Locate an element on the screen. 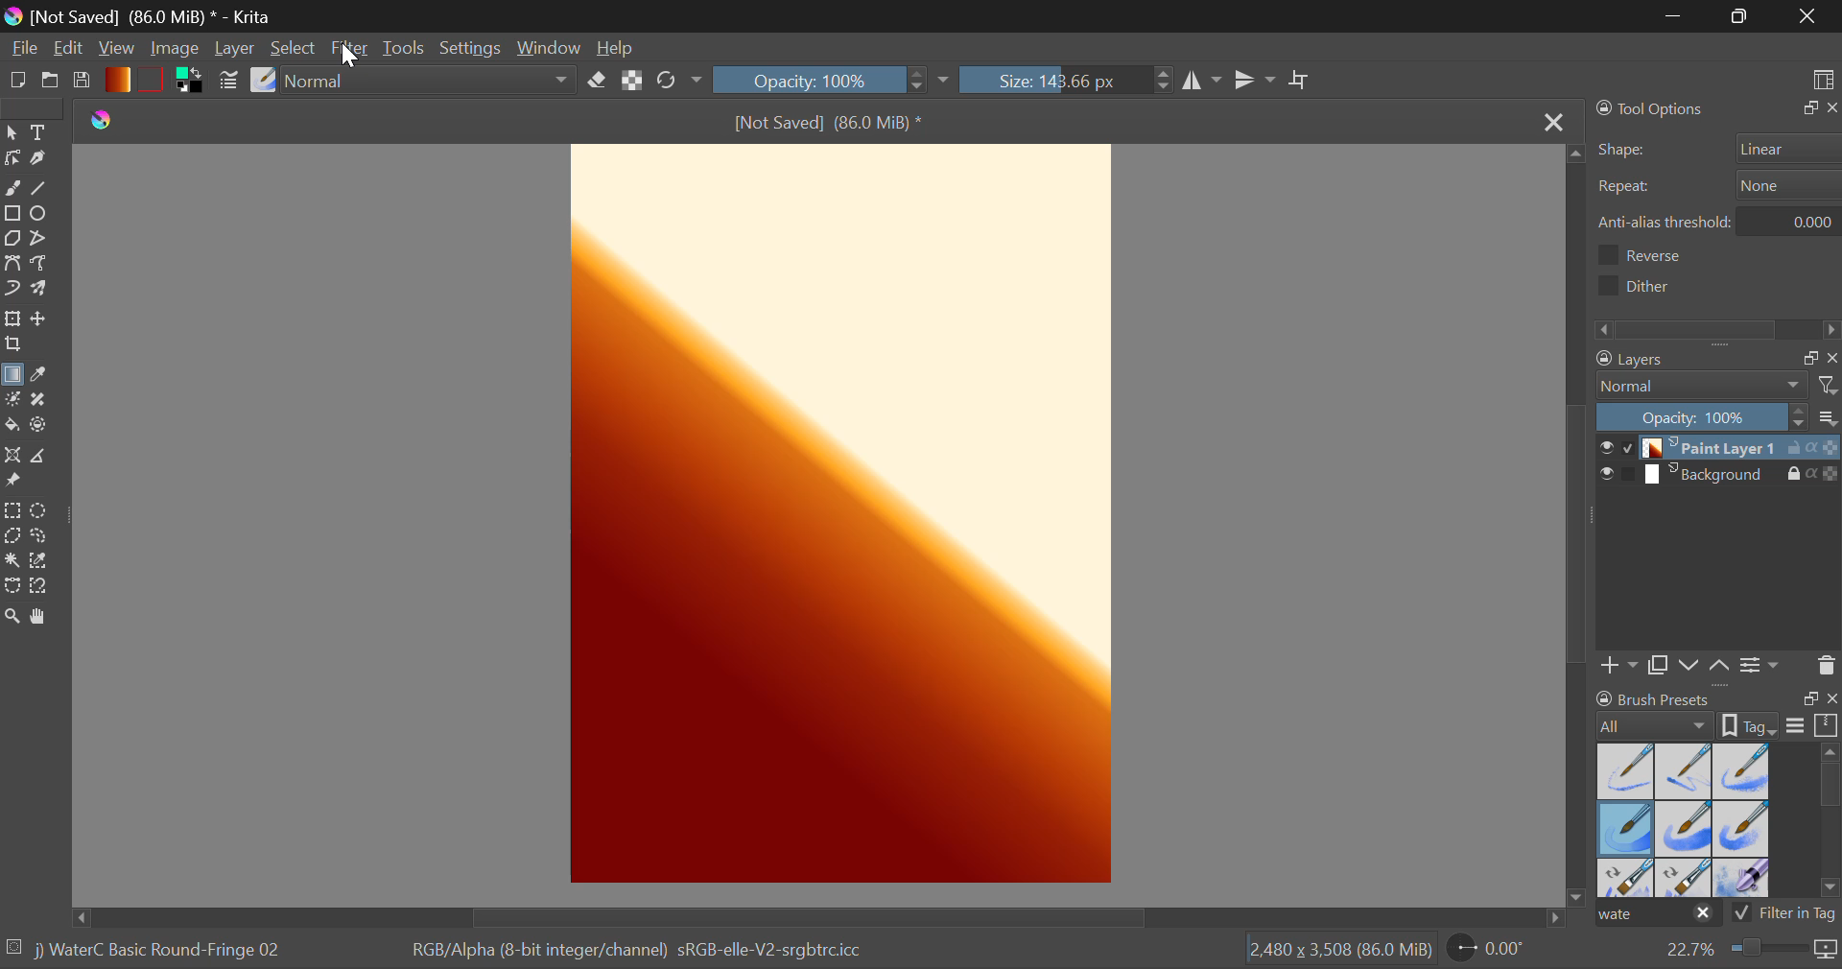 This screenshot has height=969, width=1842. preview is located at coordinates (1605, 476).